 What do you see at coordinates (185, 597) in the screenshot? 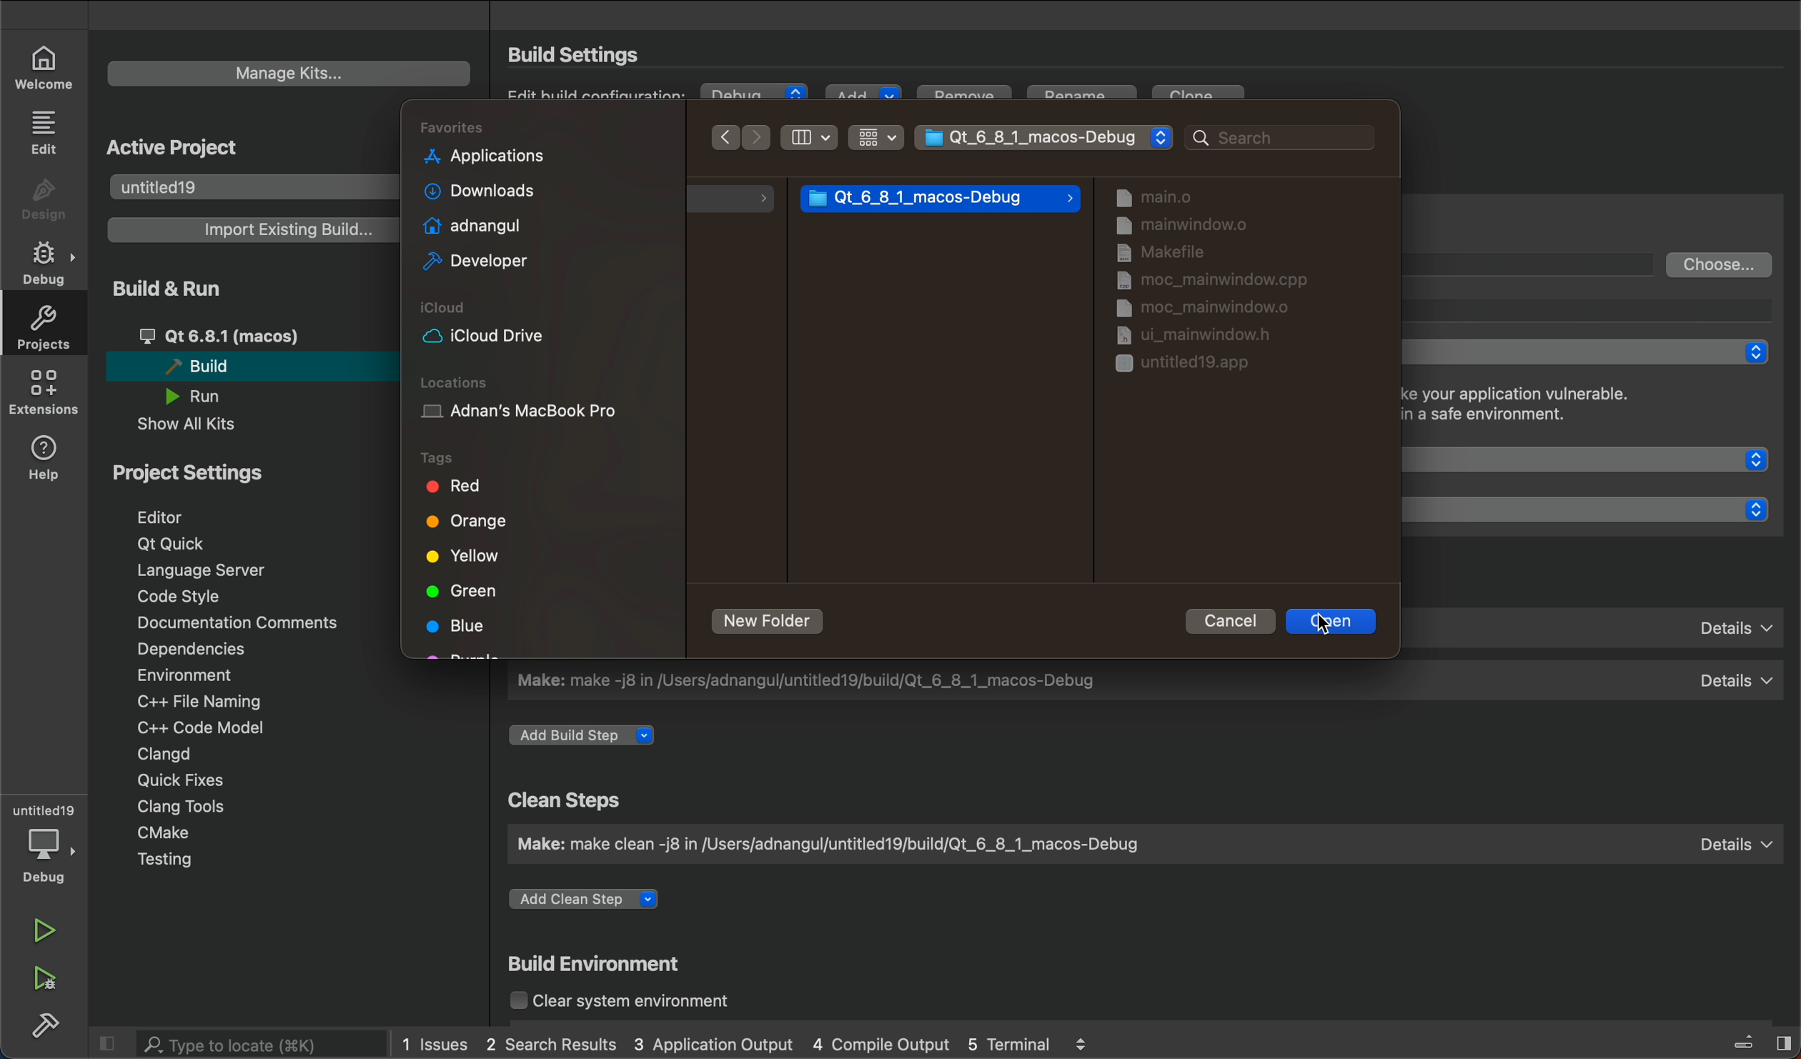
I see `code style` at bounding box center [185, 597].